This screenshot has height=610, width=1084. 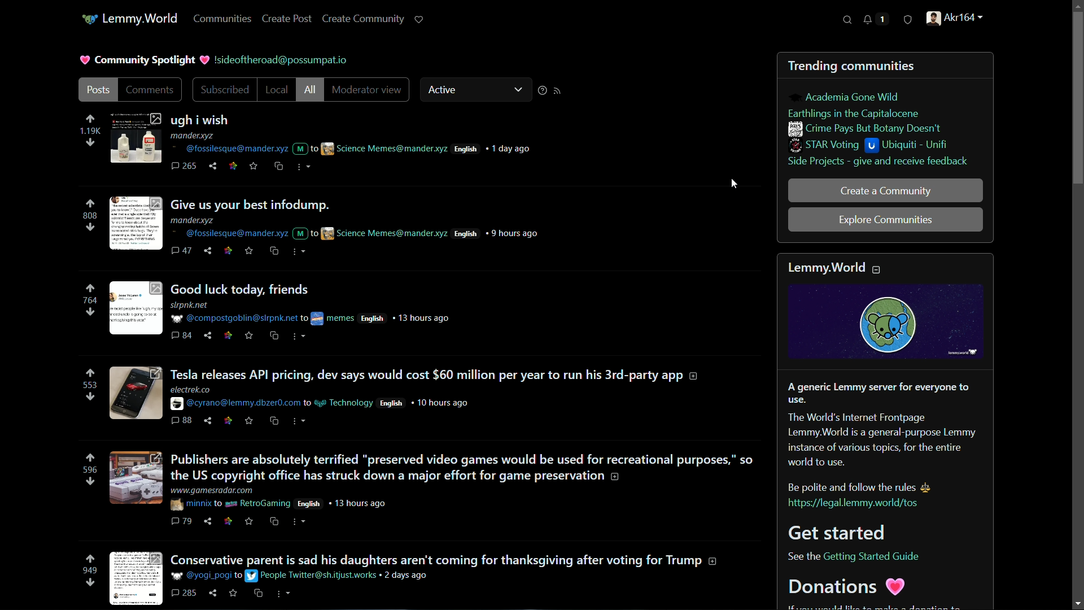 I want to click on link, so click(x=228, y=521).